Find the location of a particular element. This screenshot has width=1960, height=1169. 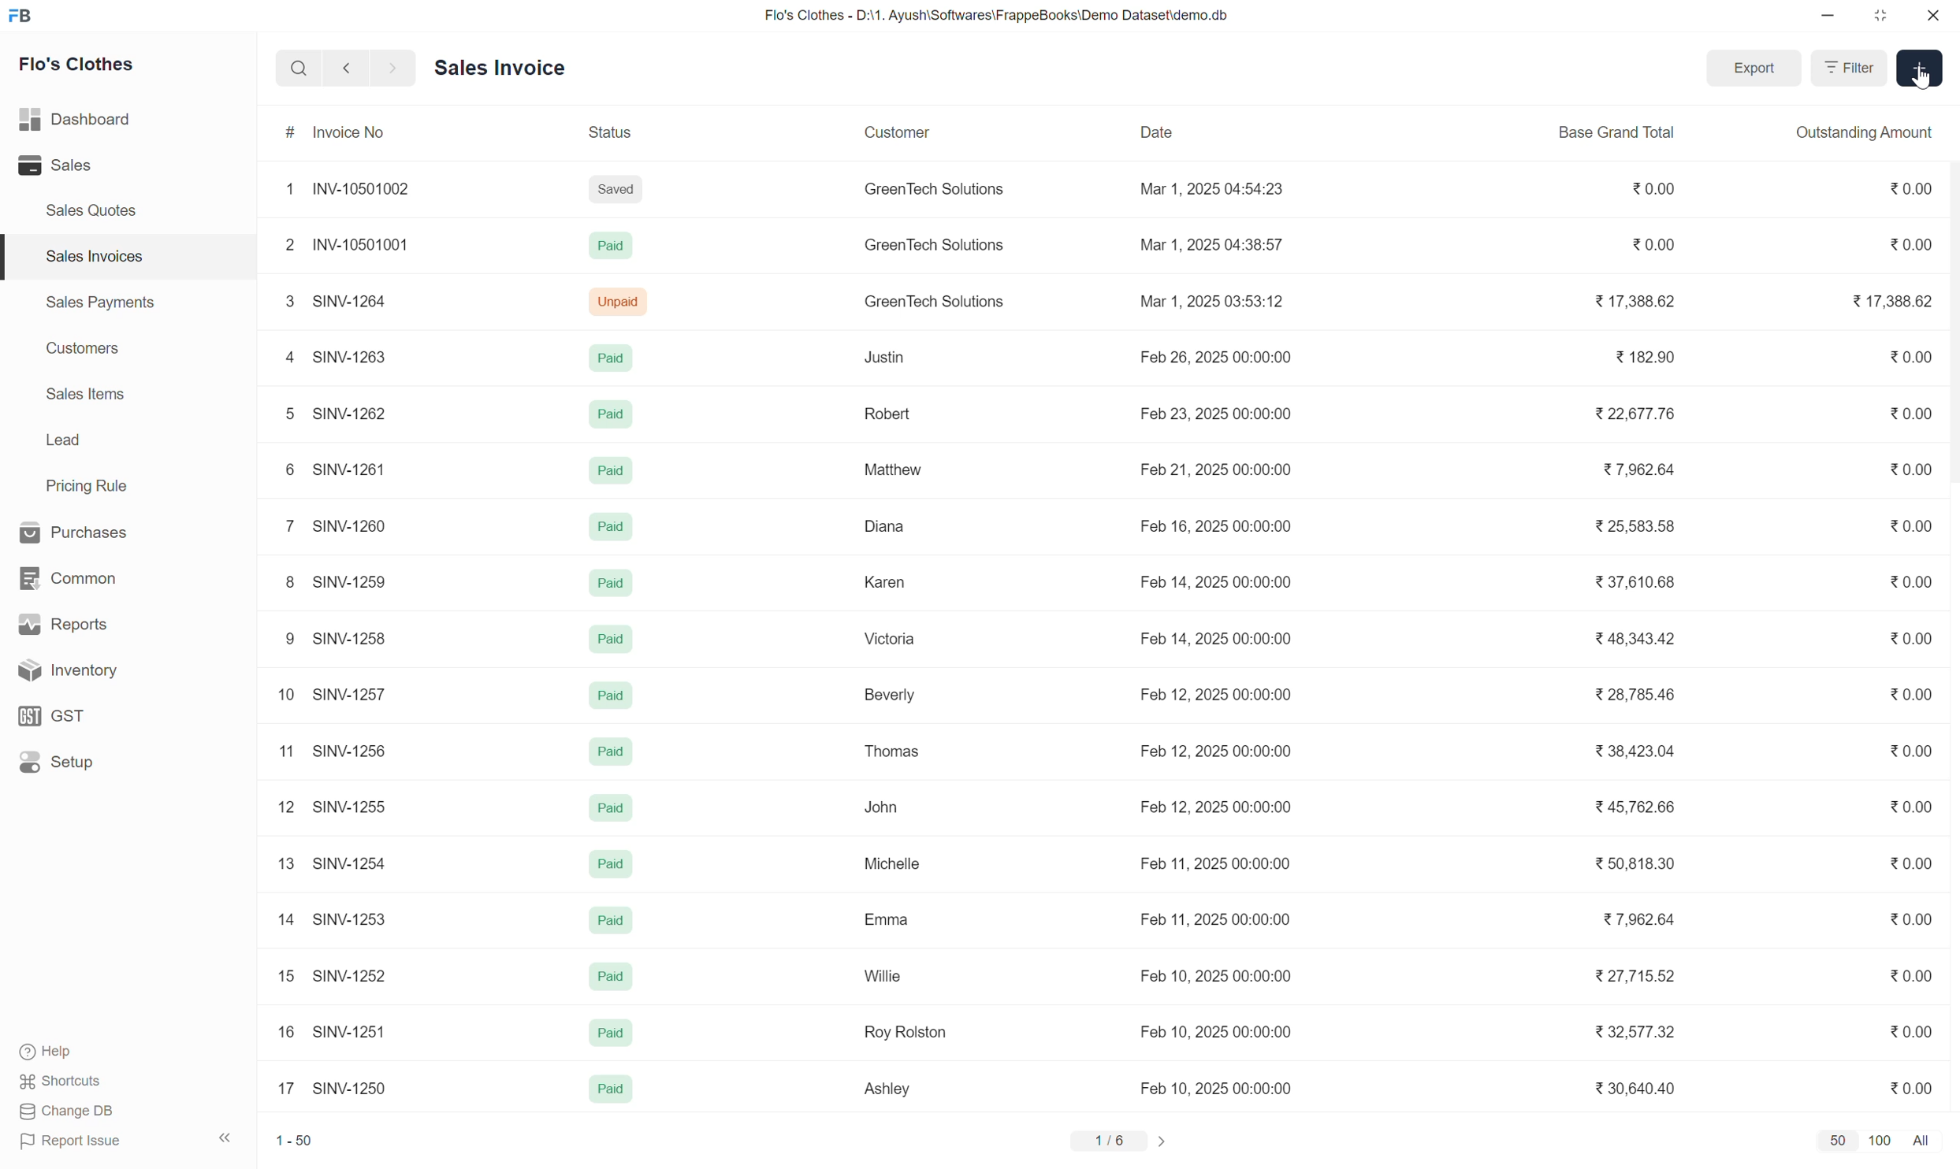

GreenTech Solutions is located at coordinates (944, 304).